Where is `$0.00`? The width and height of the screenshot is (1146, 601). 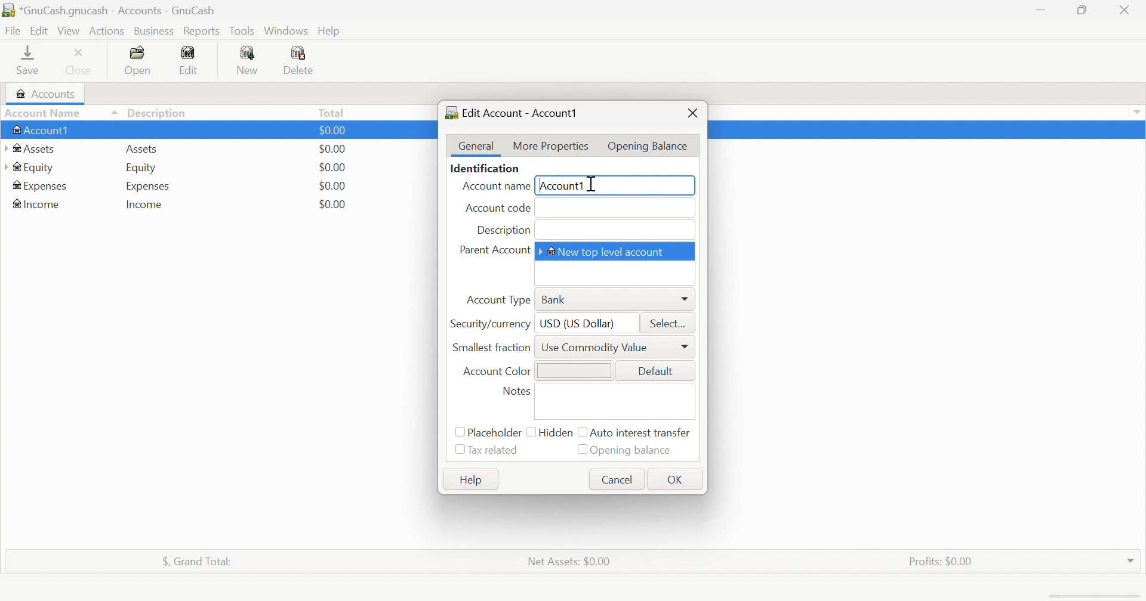
$0.00 is located at coordinates (332, 149).